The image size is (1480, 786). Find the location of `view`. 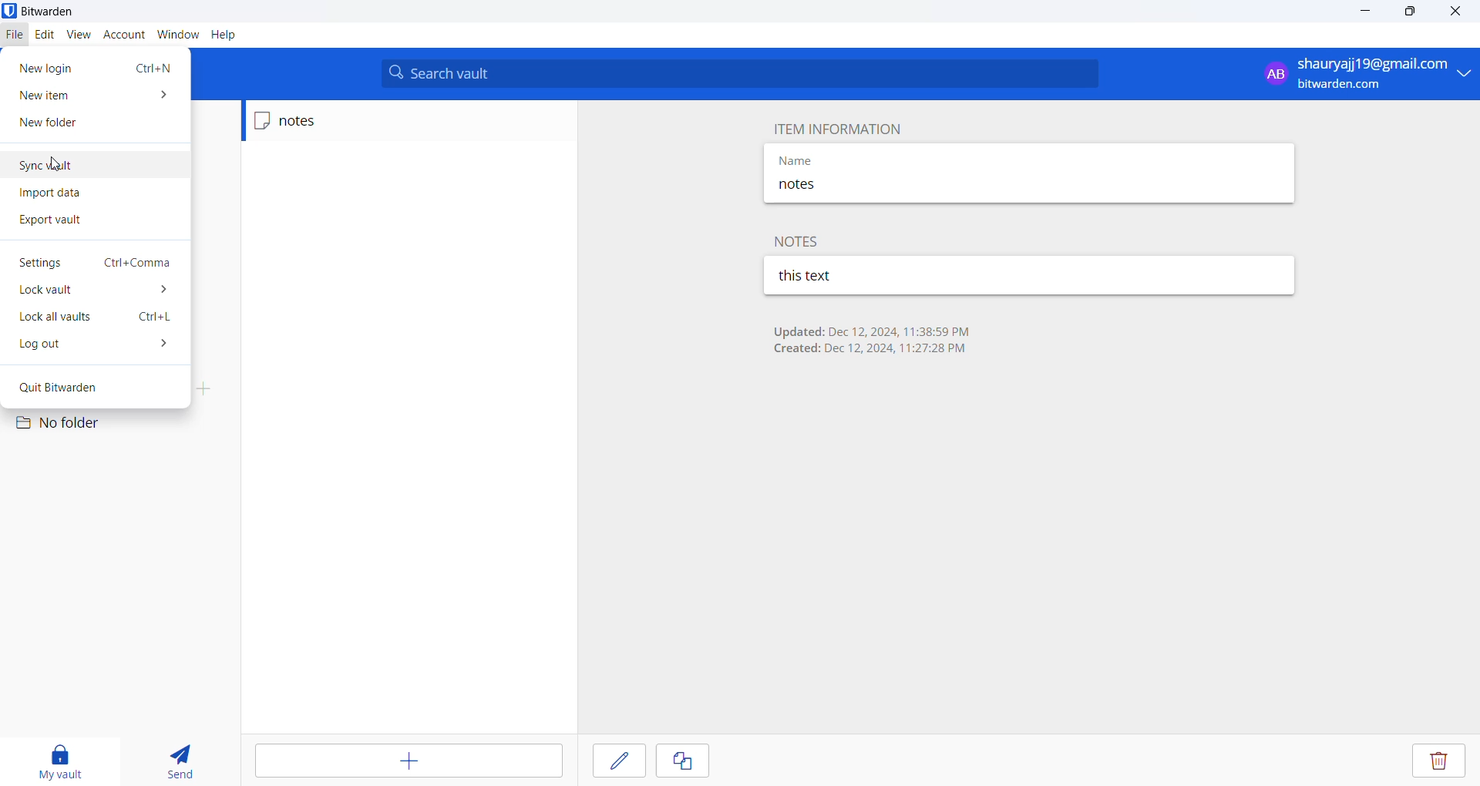

view is located at coordinates (77, 35).